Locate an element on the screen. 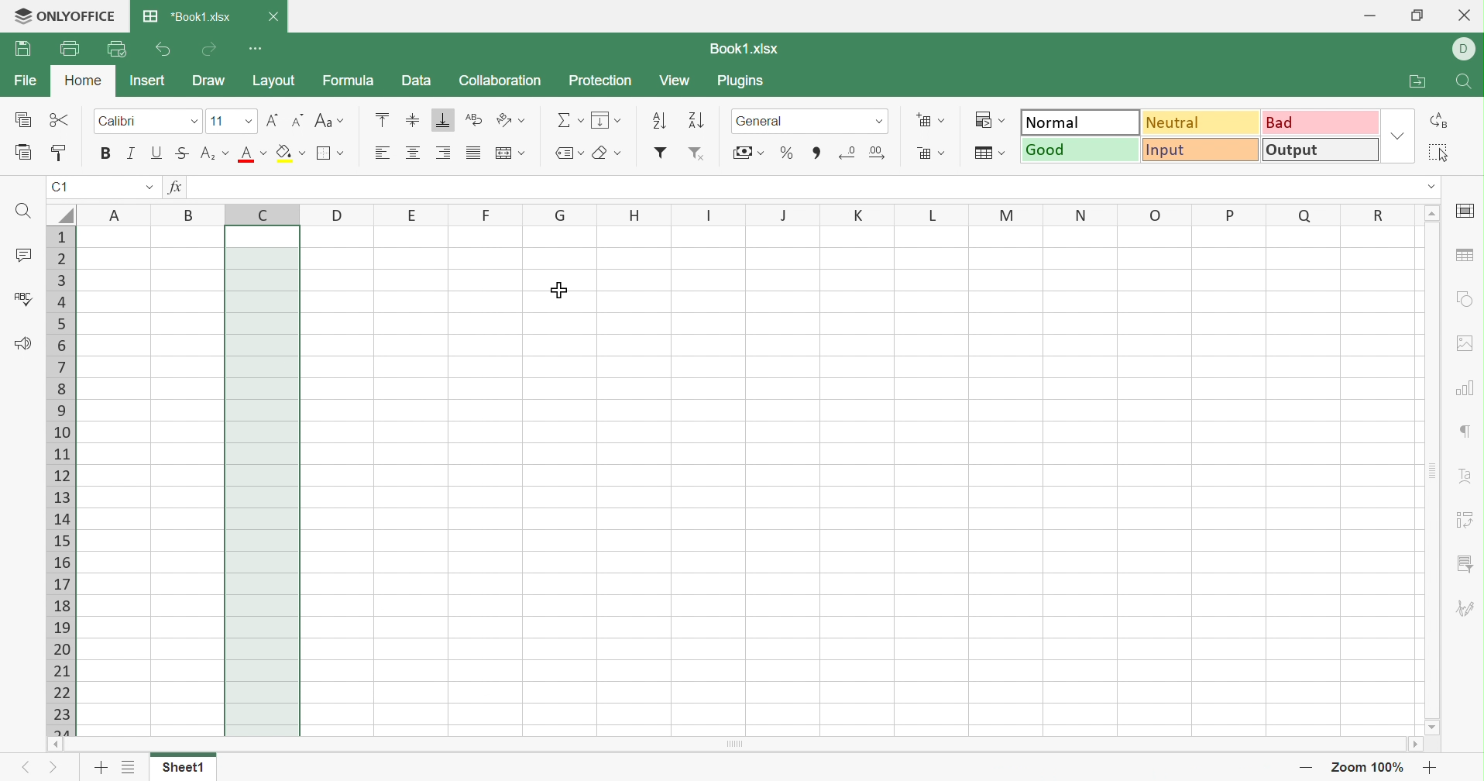 The image size is (1484, 781). Cursor is located at coordinates (559, 288).